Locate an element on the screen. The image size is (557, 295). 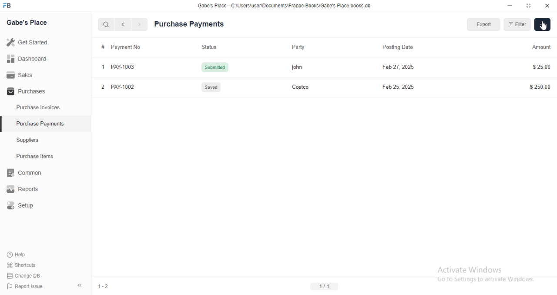
john is located at coordinates (297, 67).